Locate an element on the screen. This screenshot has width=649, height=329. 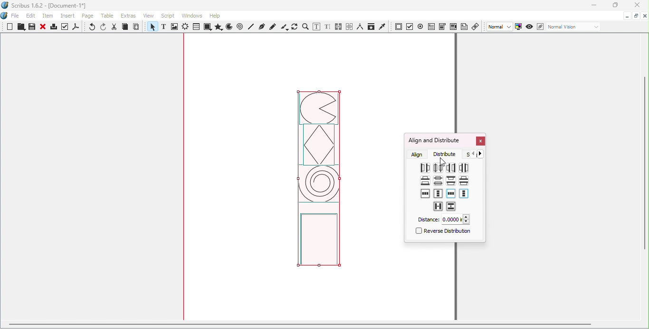
Redo is located at coordinates (104, 27).